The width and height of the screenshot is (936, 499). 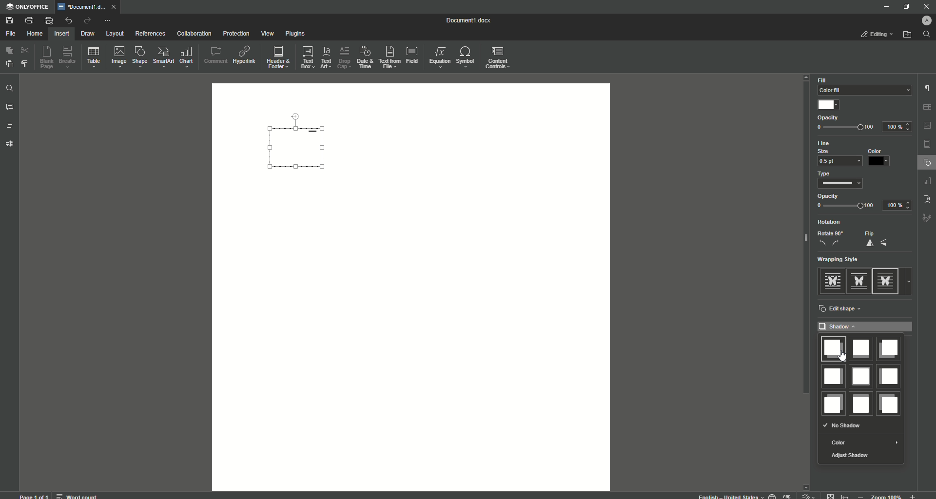 What do you see at coordinates (34, 496) in the screenshot?
I see `page 1 of 1` at bounding box center [34, 496].